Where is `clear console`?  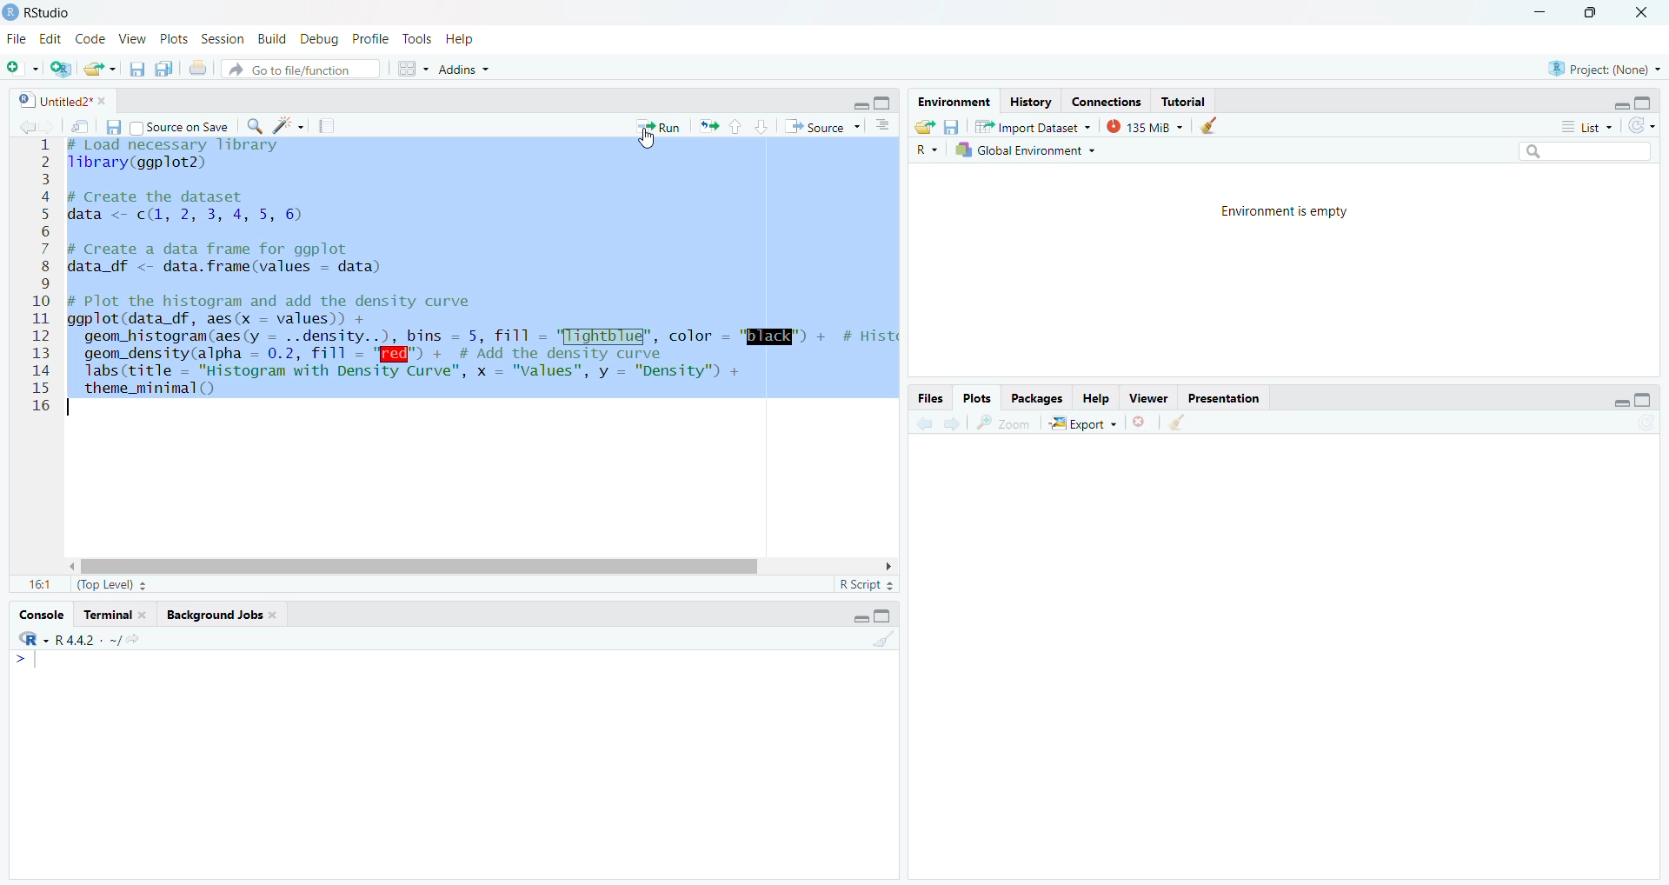 clear console is located at coordinates (883, 641).